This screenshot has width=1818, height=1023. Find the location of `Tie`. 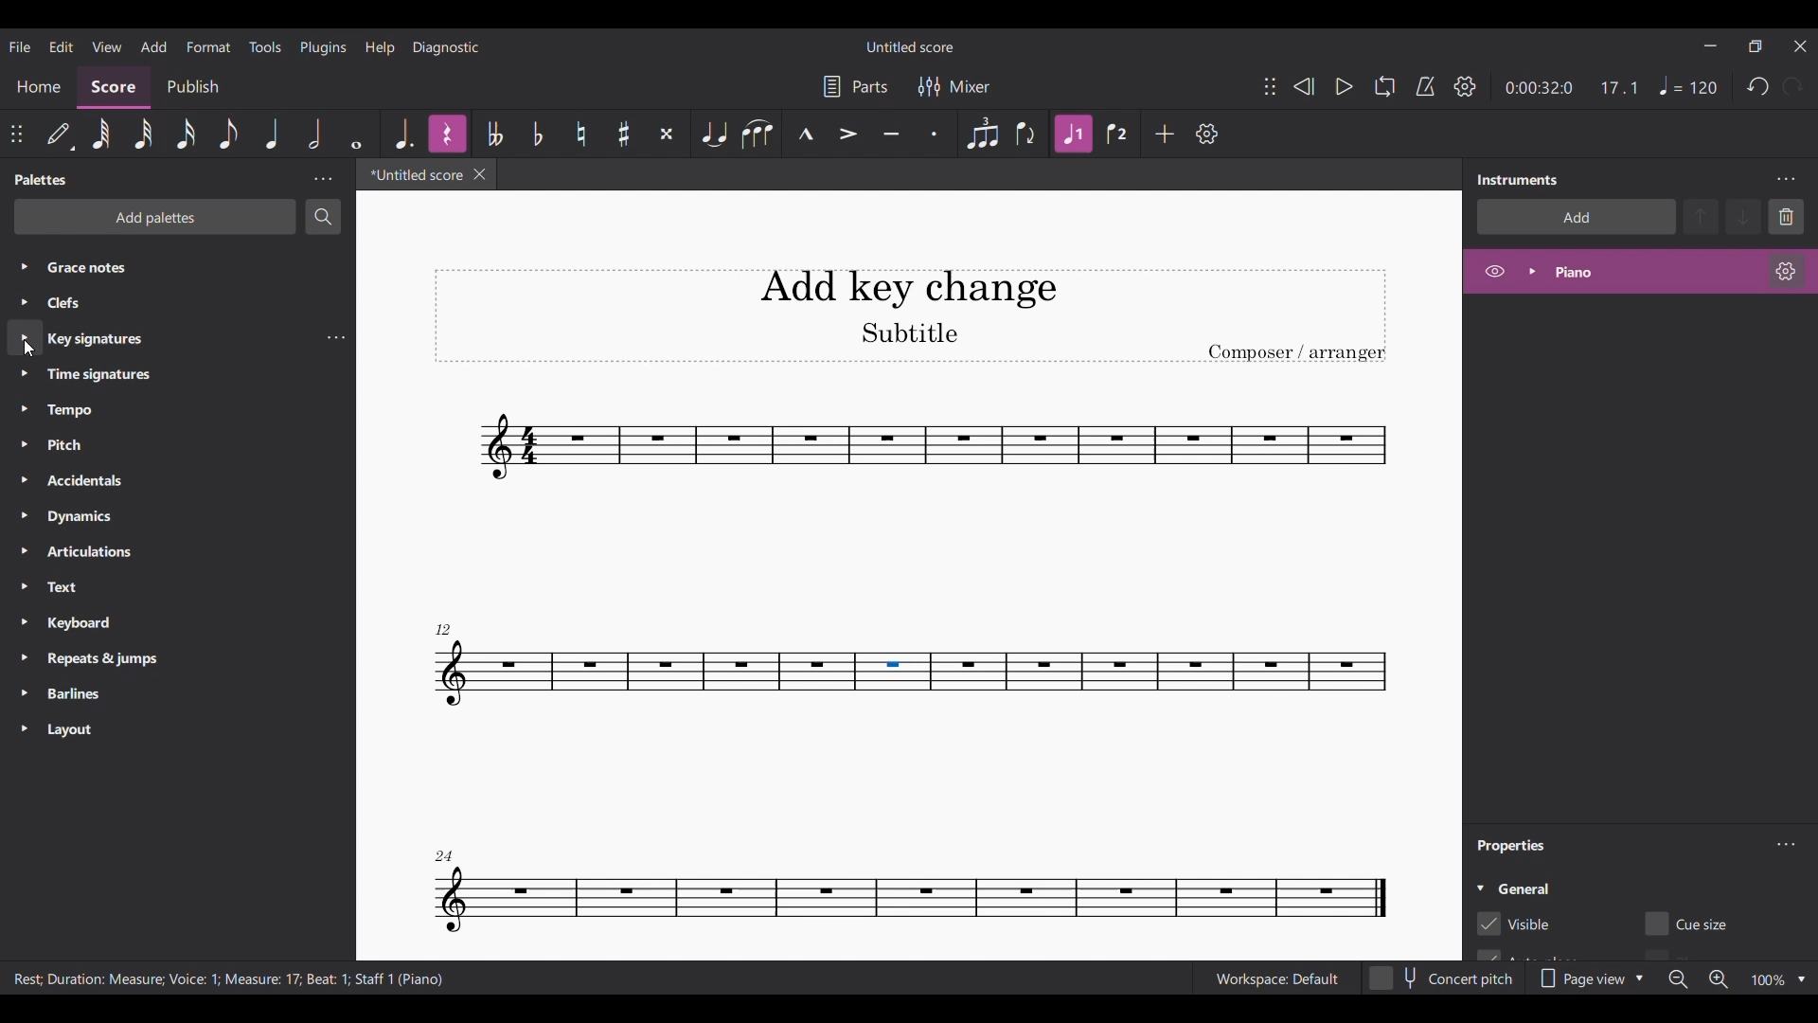

Tie is located at coordinates (714, 134).